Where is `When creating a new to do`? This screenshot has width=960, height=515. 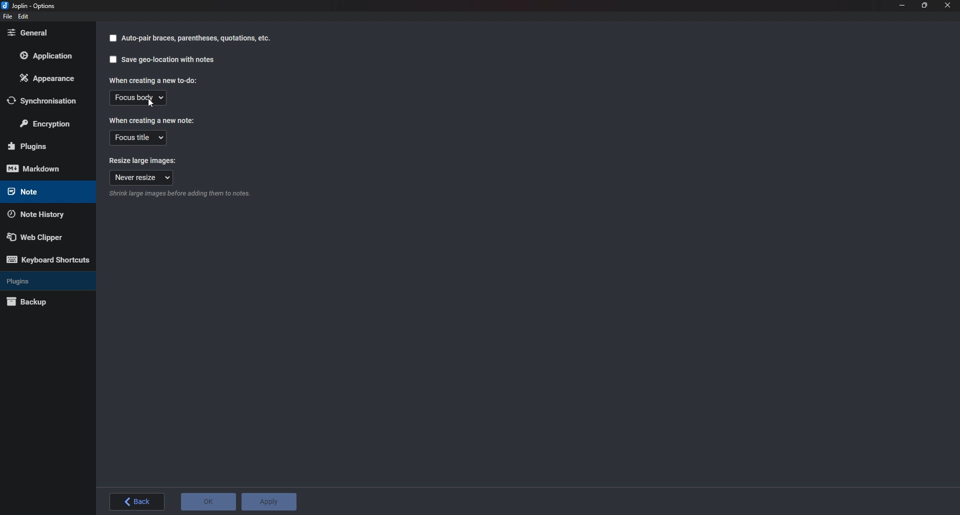
When creating a new to do is located at coordinates (151, 79).